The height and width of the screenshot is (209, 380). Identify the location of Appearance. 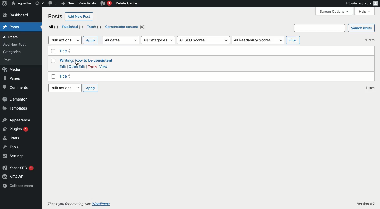
(17, 120).